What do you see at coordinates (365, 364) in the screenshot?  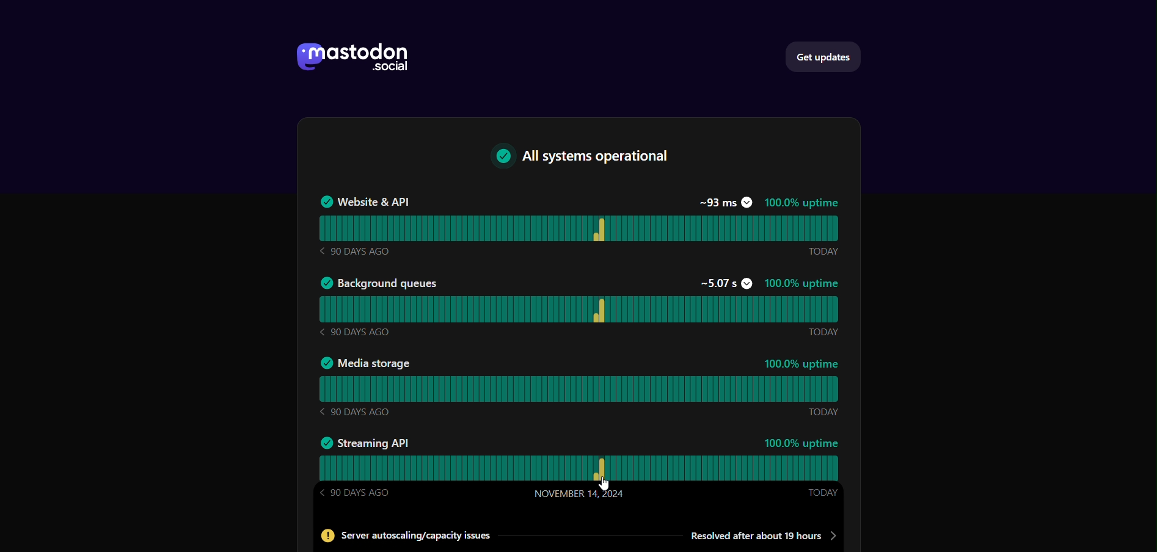 I see `Media storage` at bounding box center [365, 364].